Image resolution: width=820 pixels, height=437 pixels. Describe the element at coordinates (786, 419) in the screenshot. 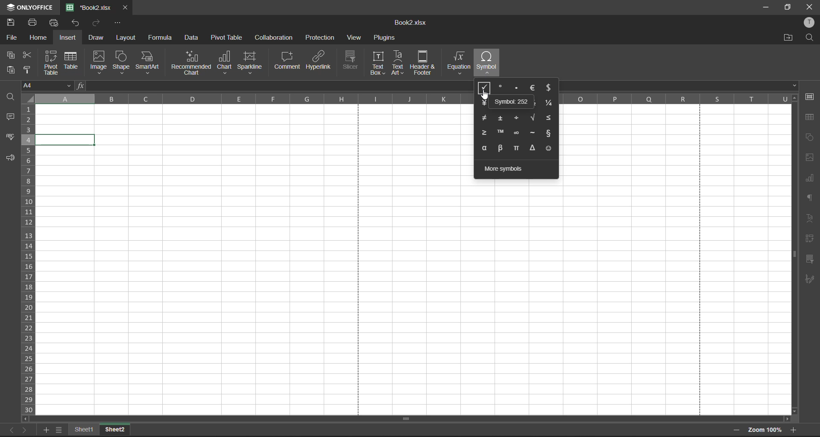

I see `scroll right` at that location.